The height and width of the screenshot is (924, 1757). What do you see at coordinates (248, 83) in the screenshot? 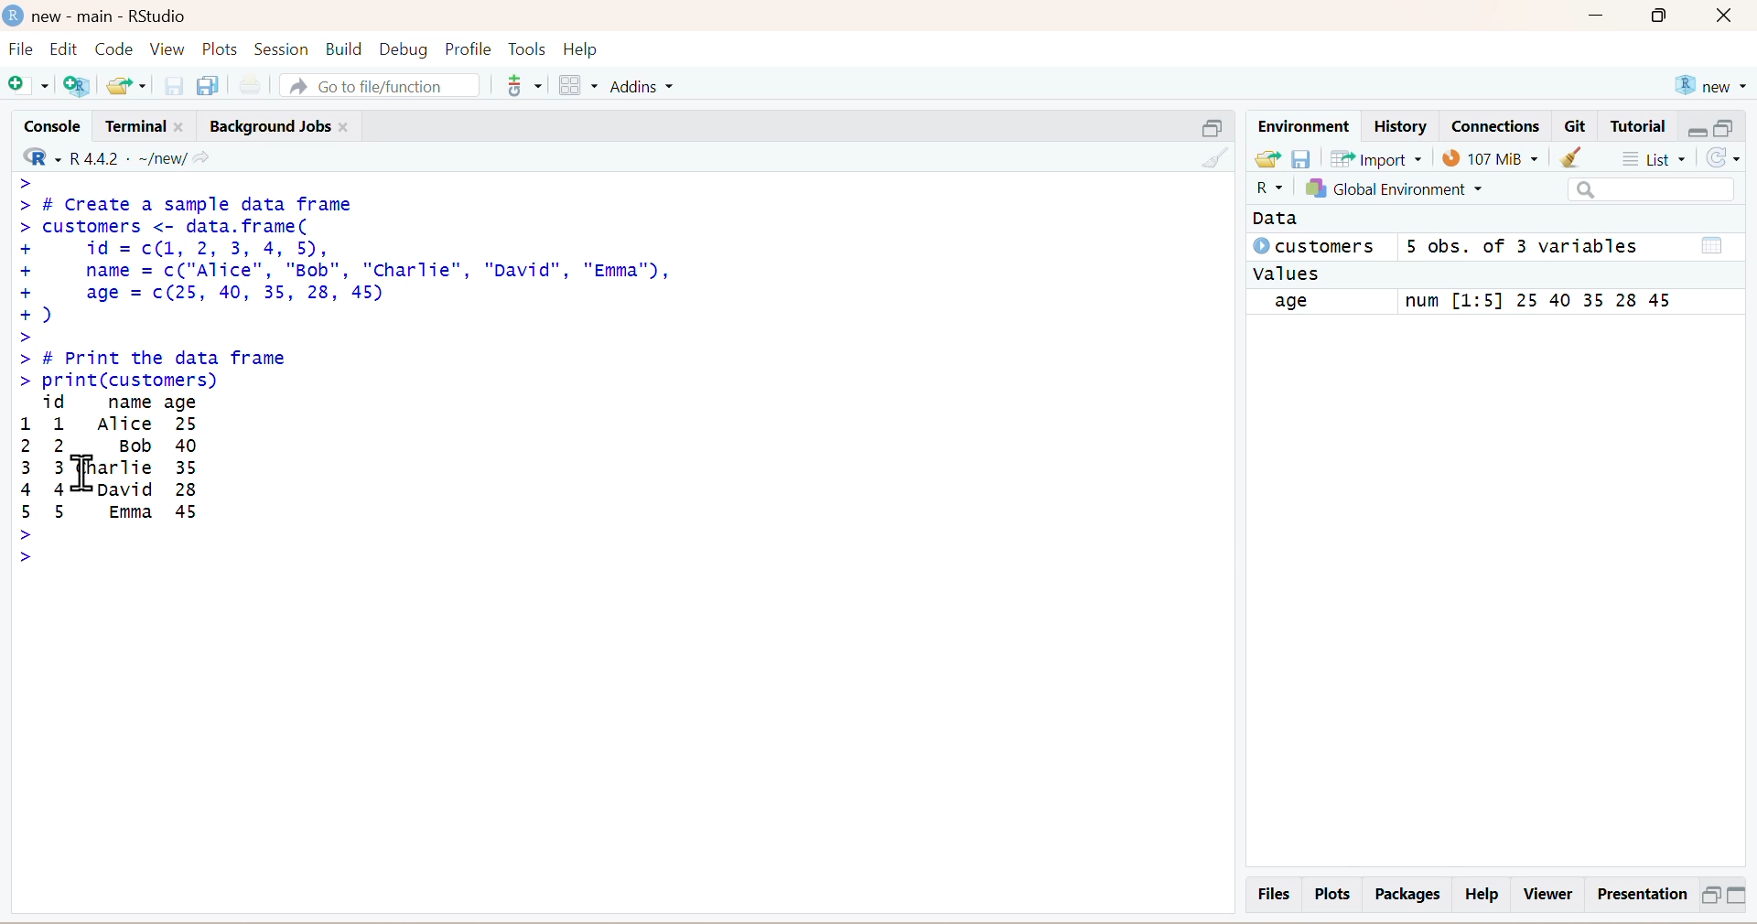
I see `Print the current files` at bounding box center [248, 83].